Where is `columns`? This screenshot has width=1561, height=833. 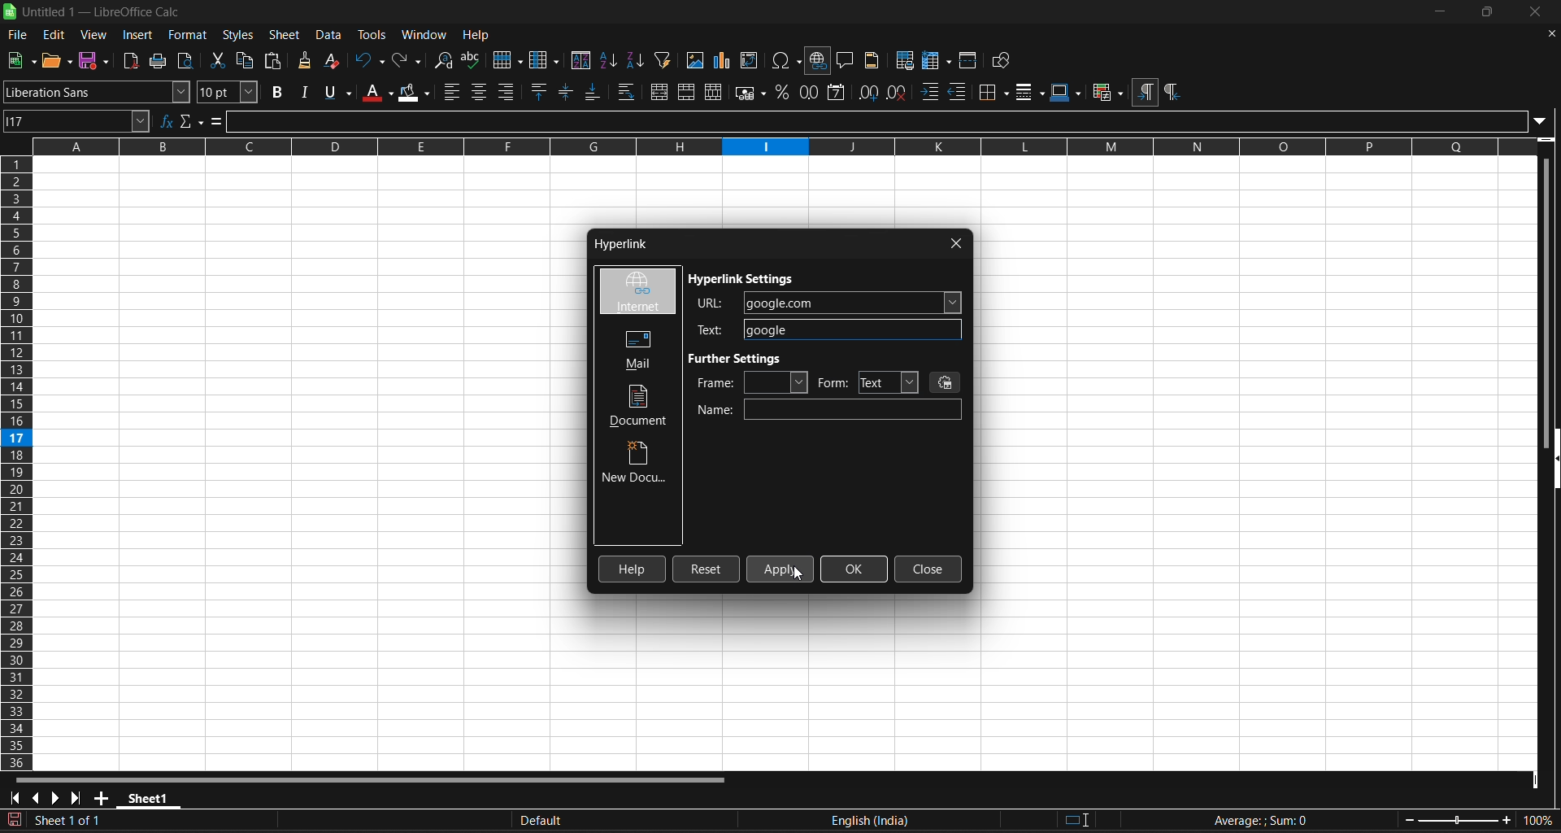
columns is located at coordinates (18, 464).